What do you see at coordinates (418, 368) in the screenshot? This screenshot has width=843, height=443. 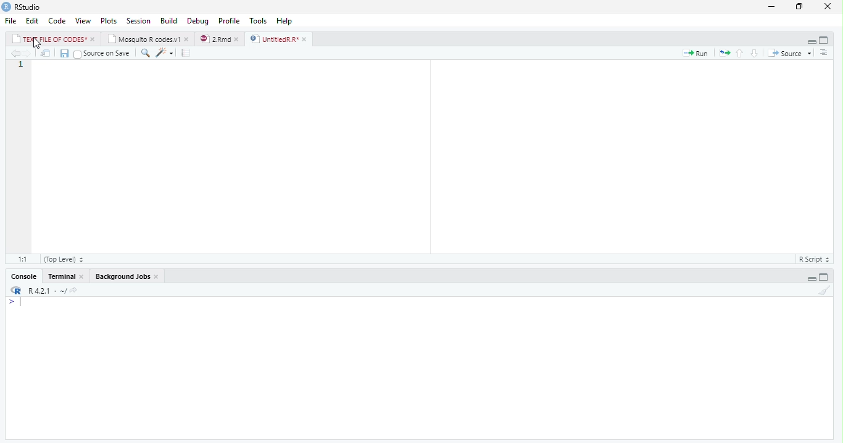 I see `Console` at bounding box center [418, 368].